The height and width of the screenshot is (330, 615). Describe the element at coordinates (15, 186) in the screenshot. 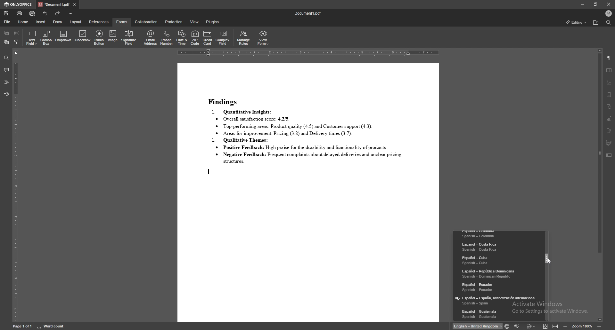

I see `vertical scale` at that location.